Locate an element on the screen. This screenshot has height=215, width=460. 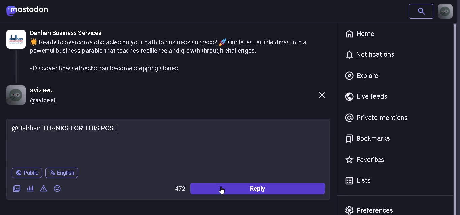
@username is located at coordinates (44, 101).